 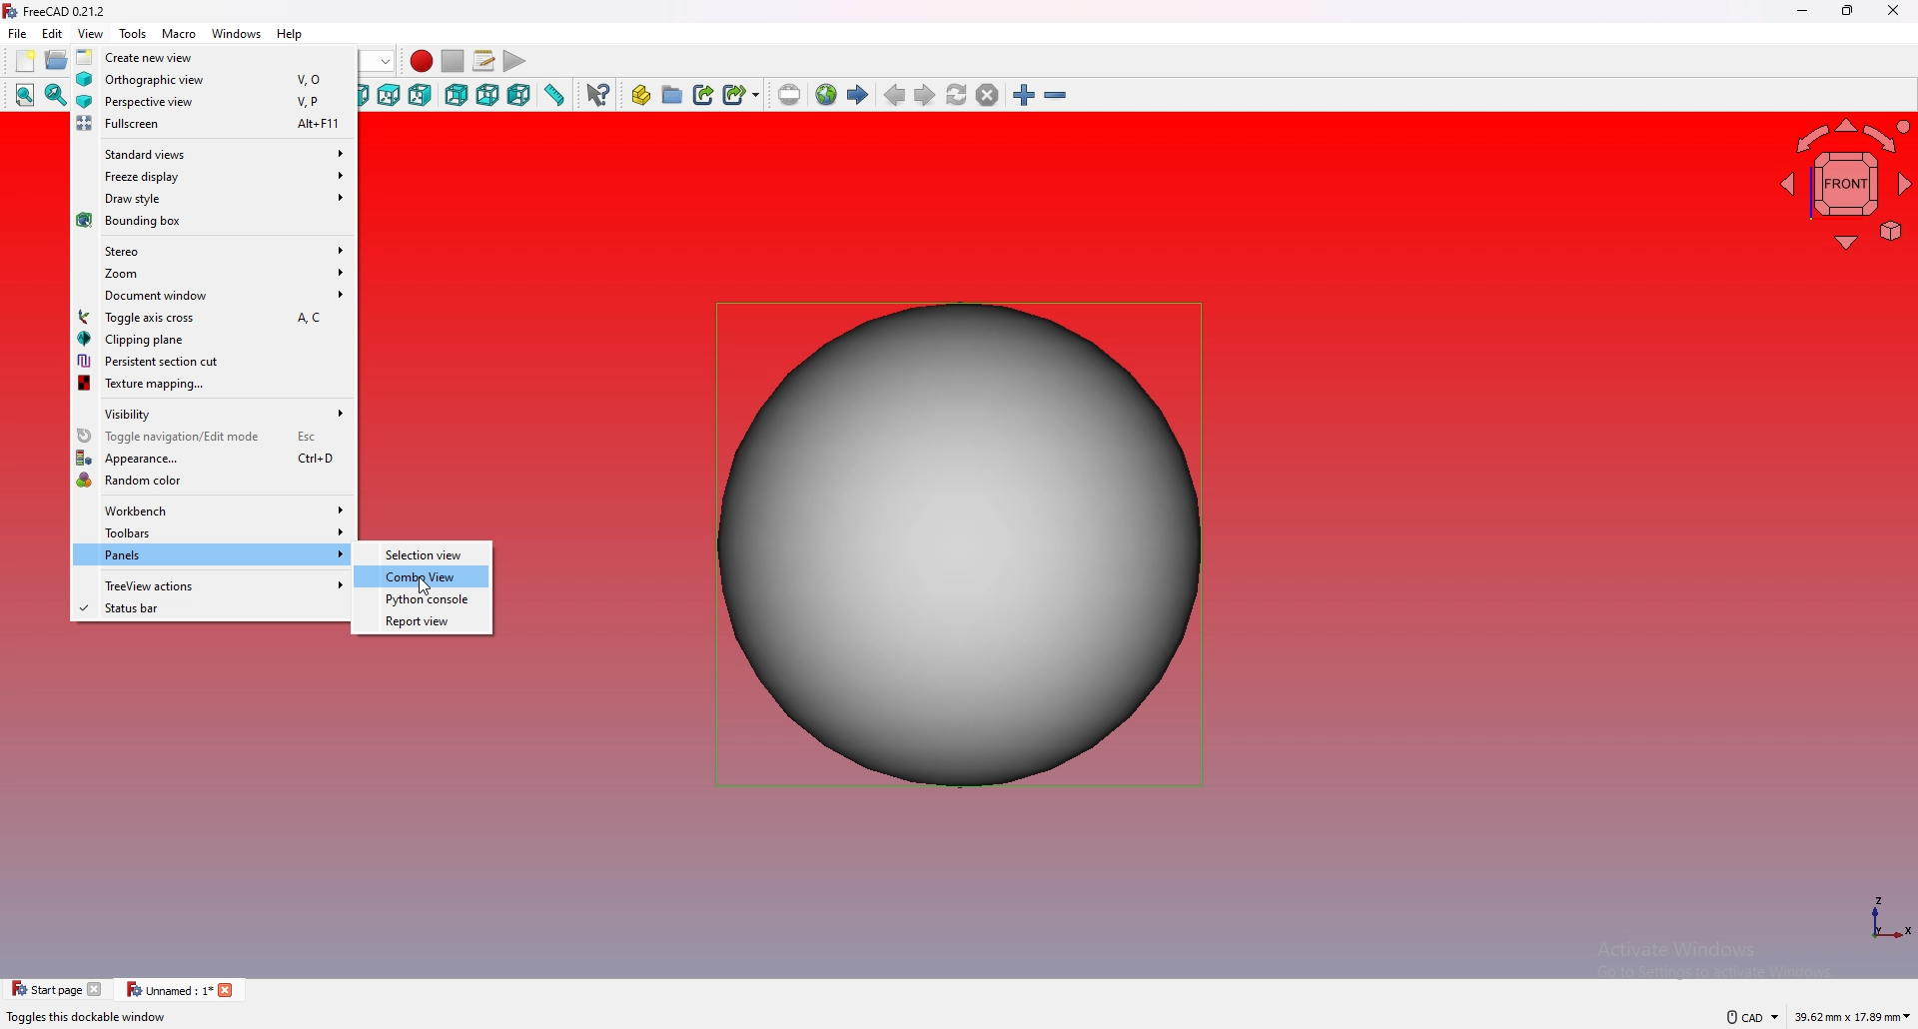 I want to click on python console, so click(x=424, y=598).